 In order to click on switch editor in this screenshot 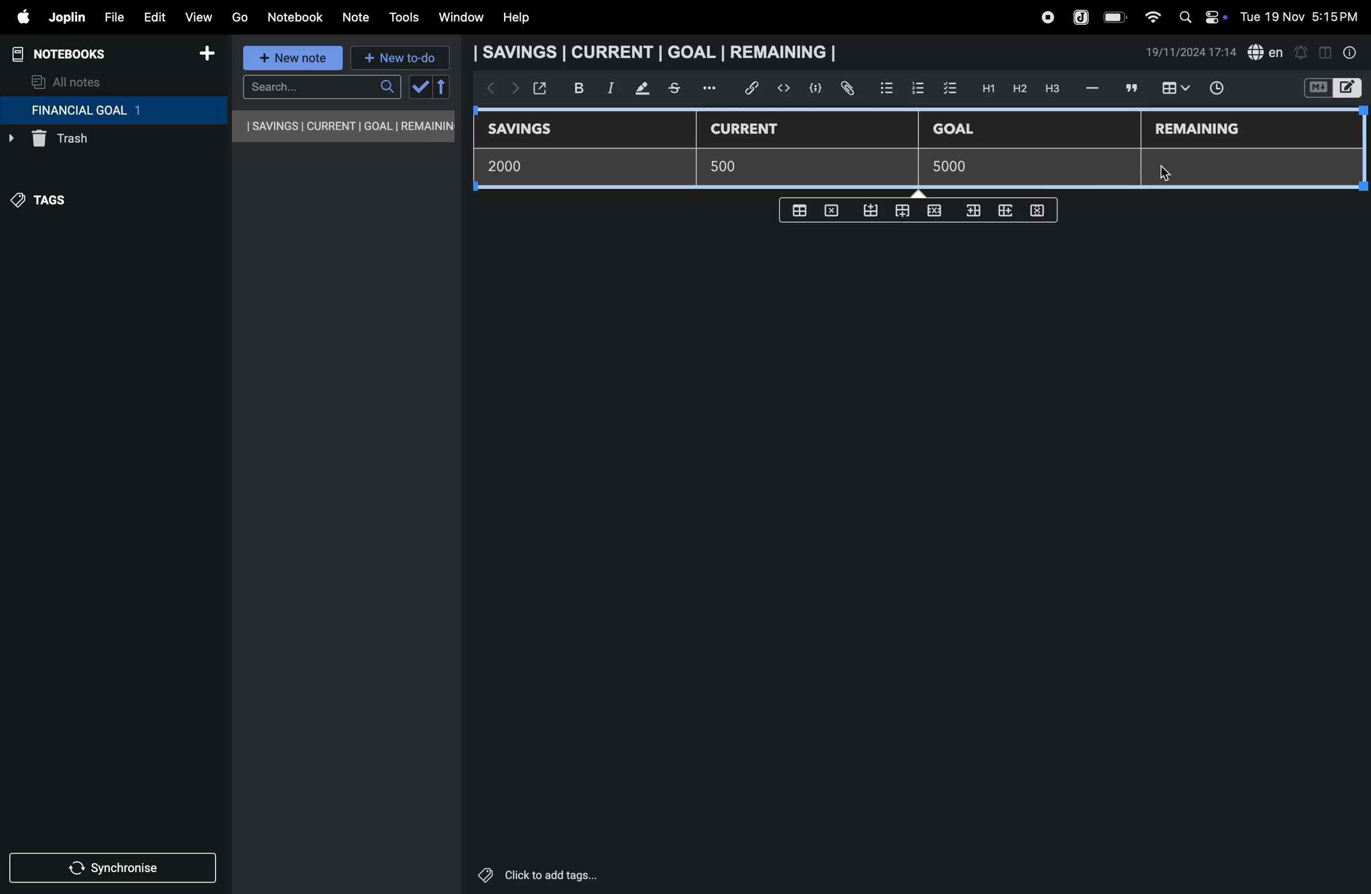, I will do `click(1331, 88)`.